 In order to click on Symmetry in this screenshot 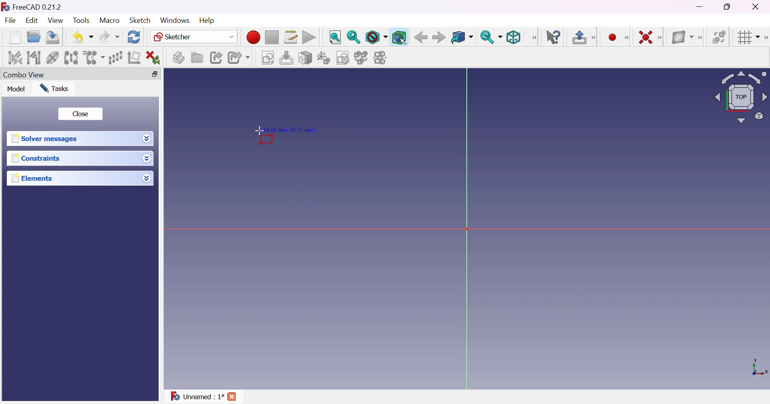, I will do `click(71, 57)`.